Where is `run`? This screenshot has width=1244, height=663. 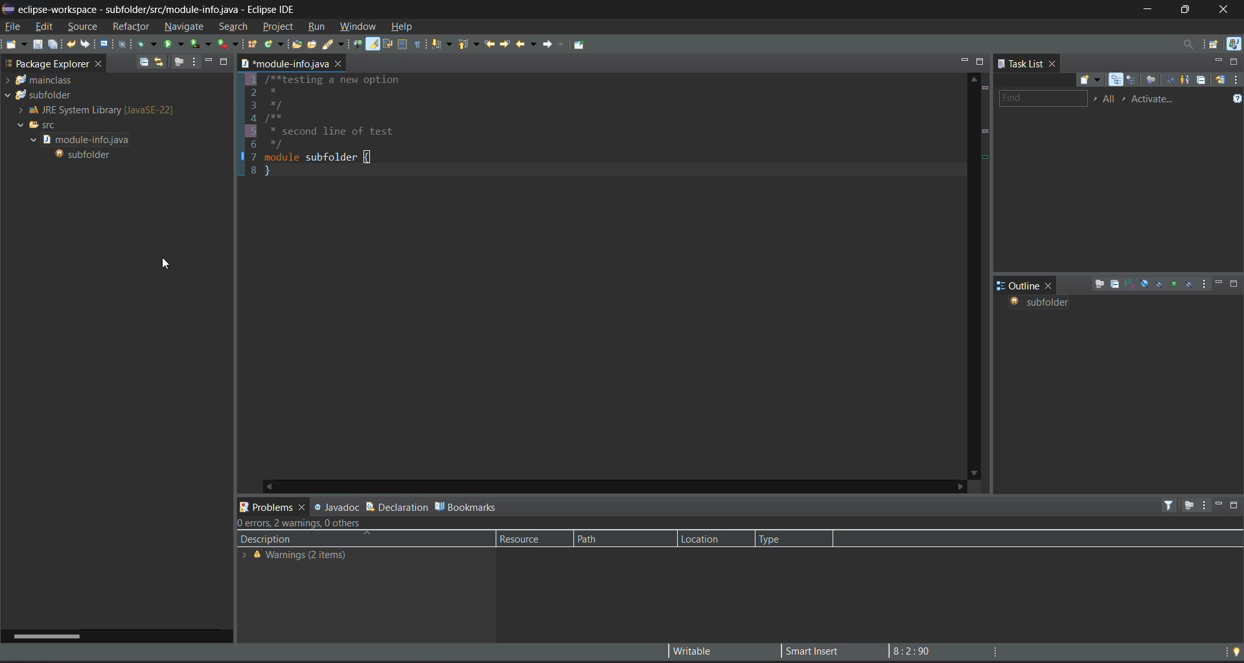 run is located at coordinates (319, 27).